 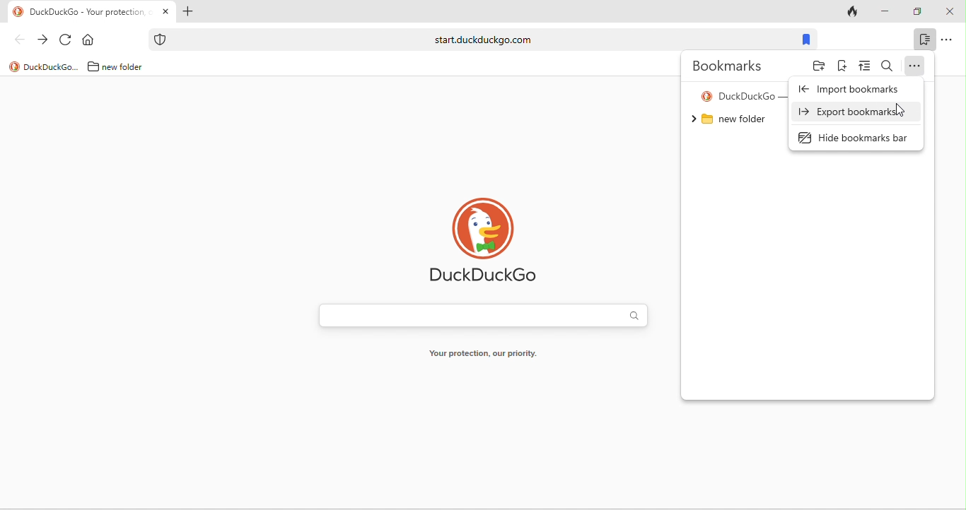 I want to click on search, so click(x=887, y=66).